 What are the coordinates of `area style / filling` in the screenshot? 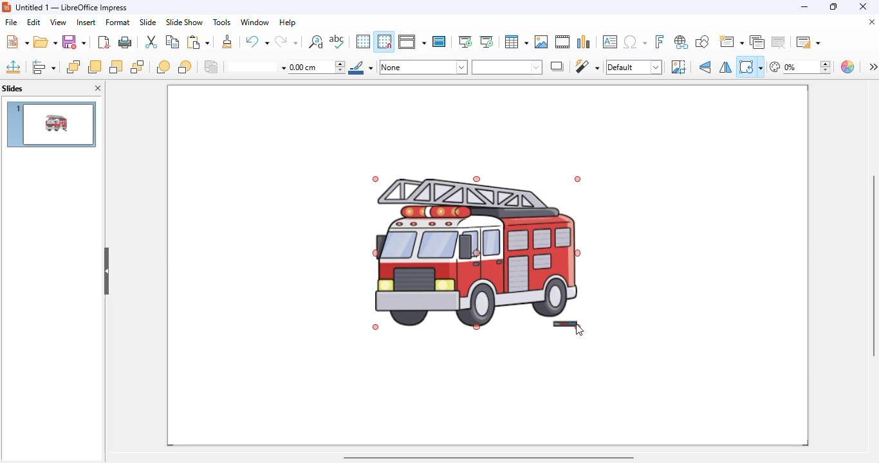 It's located at (507, 67).